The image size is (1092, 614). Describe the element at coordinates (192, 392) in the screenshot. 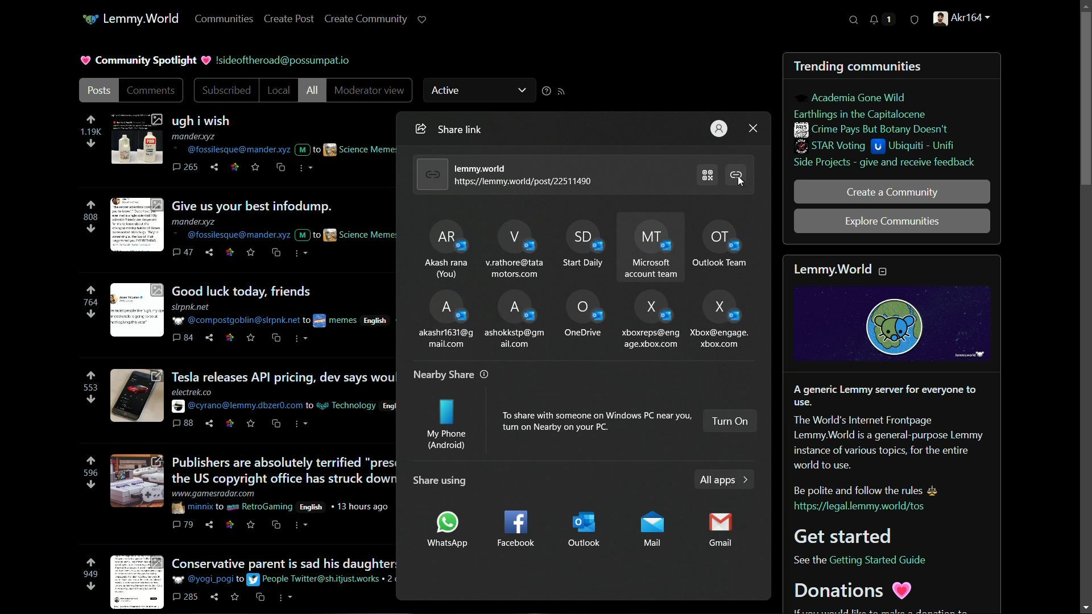

I see `electrek.co` at that location.